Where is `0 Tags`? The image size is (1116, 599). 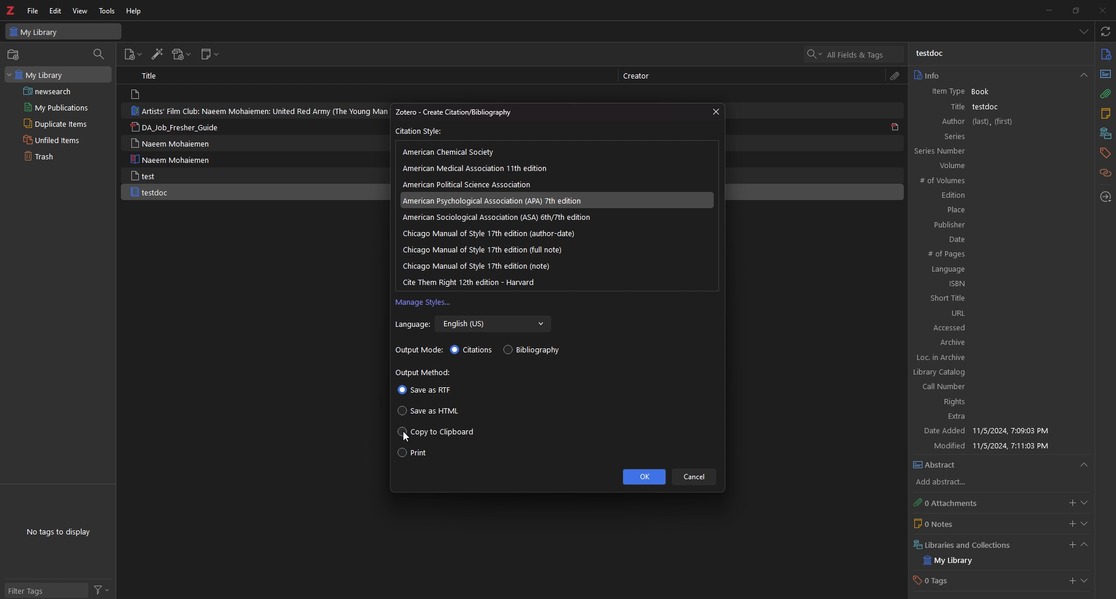 0 Tags is located at coordinates (943, 582).